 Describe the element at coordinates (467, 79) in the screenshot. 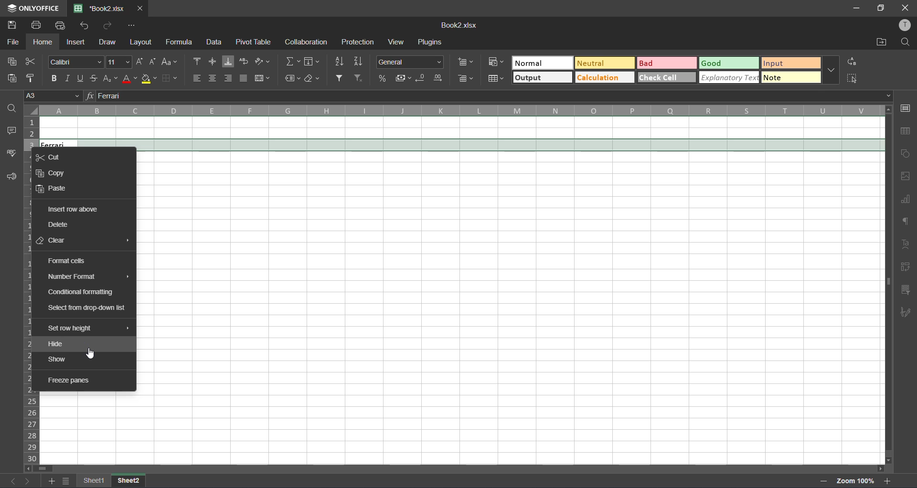

I see `delete cells` at that location.